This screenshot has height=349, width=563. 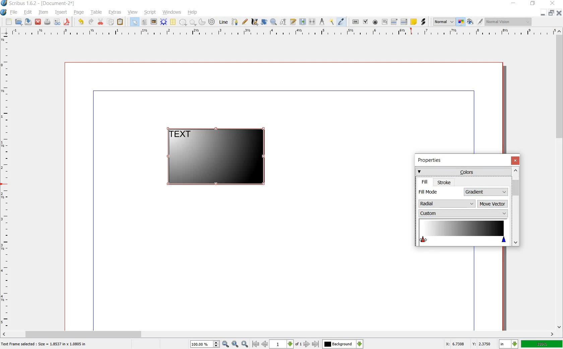 I want to click on edit contents of frame, so click(x=283, y=22).